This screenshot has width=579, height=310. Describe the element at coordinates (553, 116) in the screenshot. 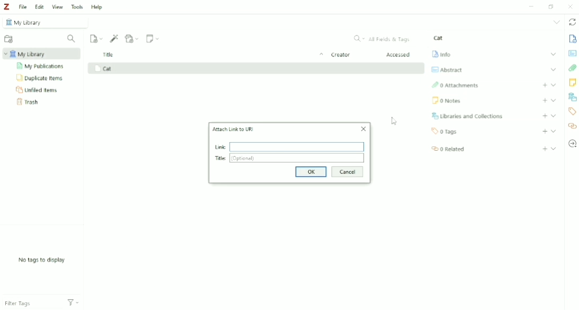

I see `Expand section` at that location.